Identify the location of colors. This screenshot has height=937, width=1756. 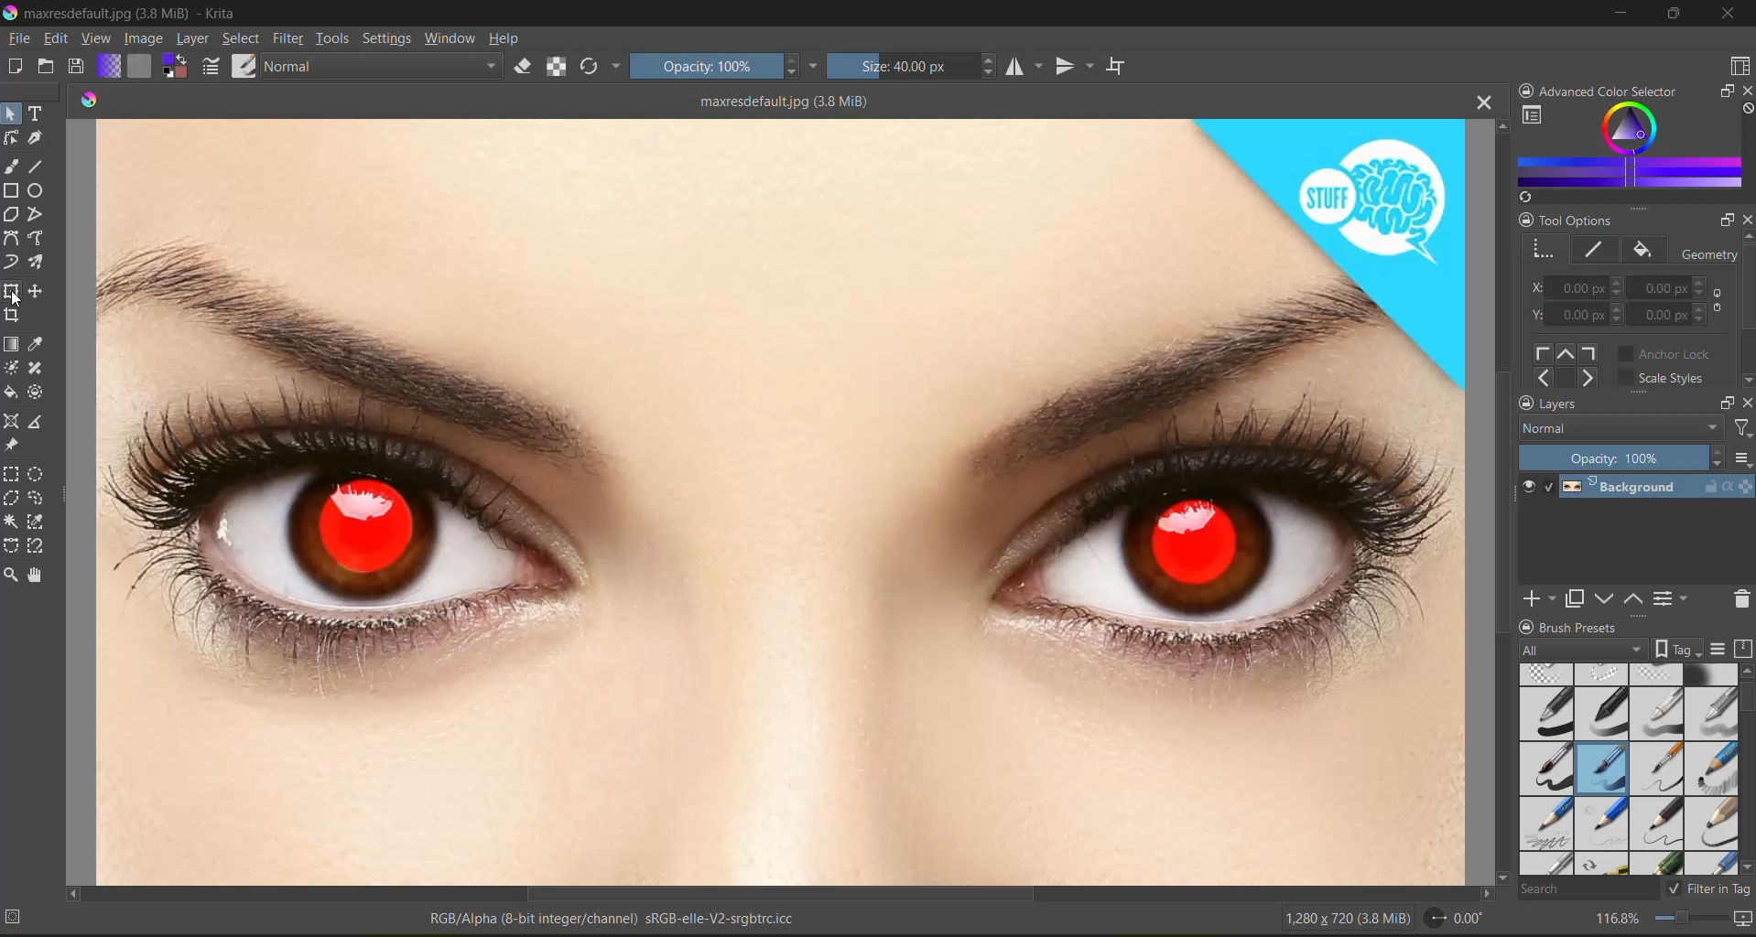
(92, 96).